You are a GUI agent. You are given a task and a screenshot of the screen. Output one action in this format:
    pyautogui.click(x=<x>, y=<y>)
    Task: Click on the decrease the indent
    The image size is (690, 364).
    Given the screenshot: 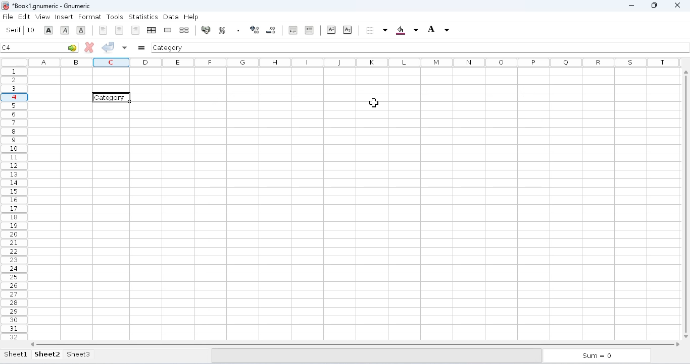 What is the action you would take?
    pyautogui.click(x=311, y=30)
    